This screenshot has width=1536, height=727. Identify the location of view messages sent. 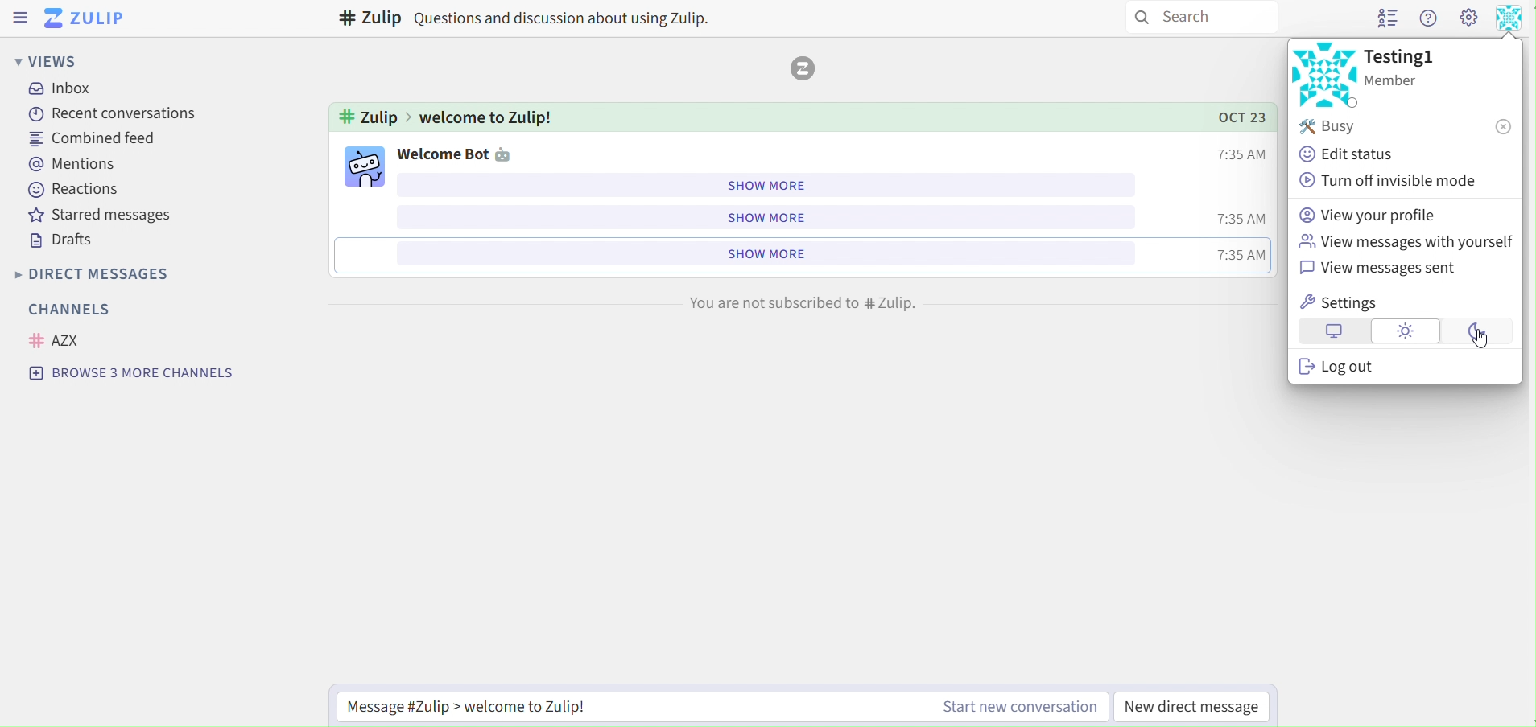
(1387, 268).